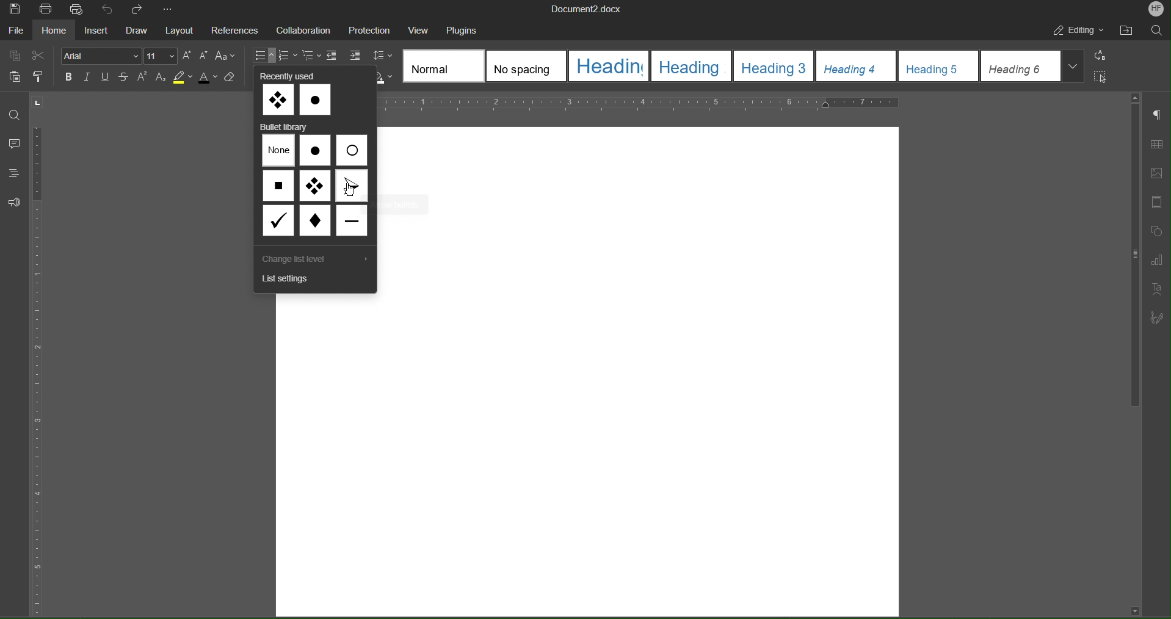 The width and height of the screenshot is (1171, 619). Describe the element at coordinates (745, 67) in the screenshot. I see `Heading Style` at that location.